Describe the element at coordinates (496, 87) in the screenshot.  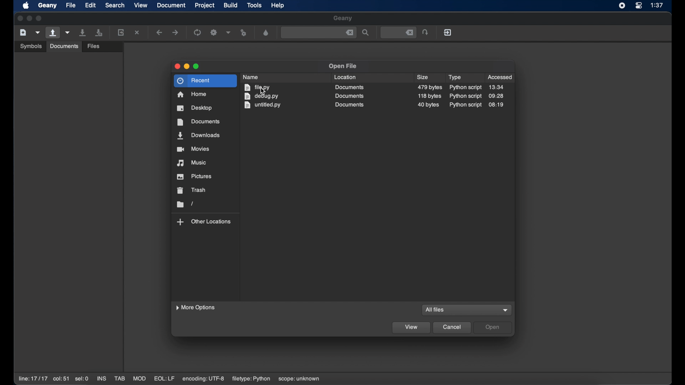
I see `13:34` at that location.